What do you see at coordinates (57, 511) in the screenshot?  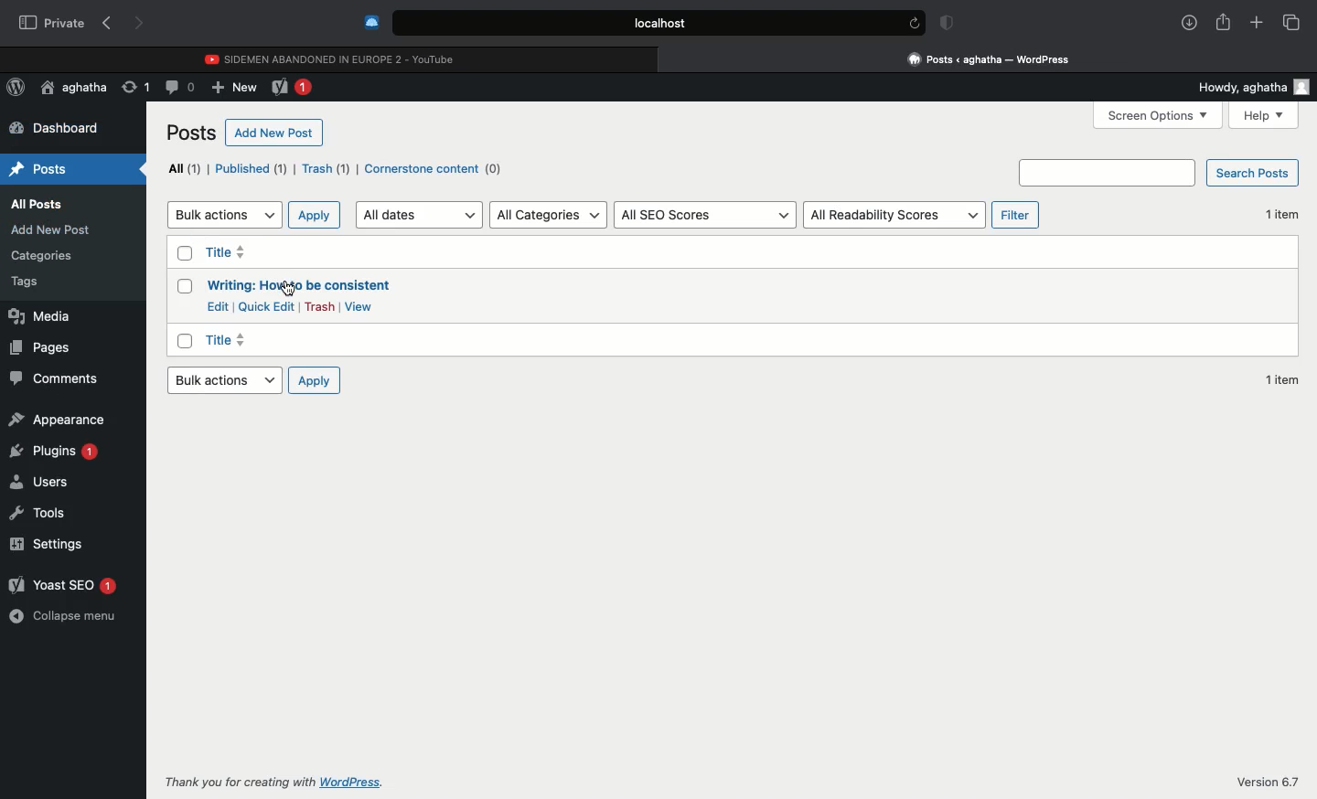 I see `tools` at bounding box center [57, 511].